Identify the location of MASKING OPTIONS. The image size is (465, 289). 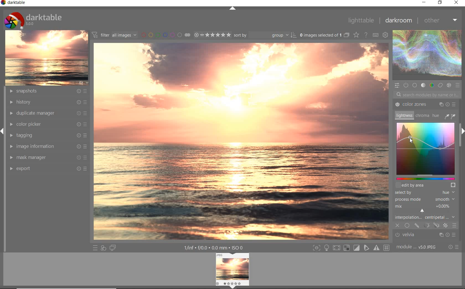
(430, 225).